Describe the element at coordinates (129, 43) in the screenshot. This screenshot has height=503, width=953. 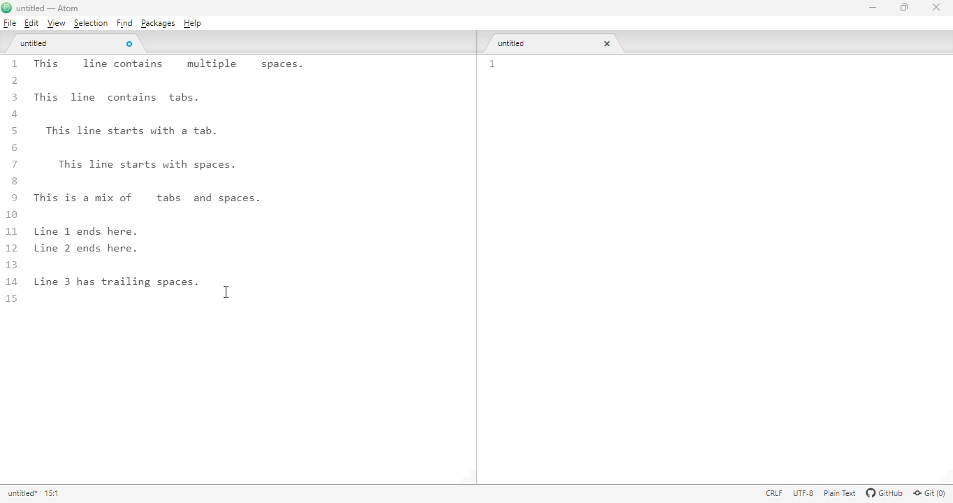
I see `close tab` at that location.